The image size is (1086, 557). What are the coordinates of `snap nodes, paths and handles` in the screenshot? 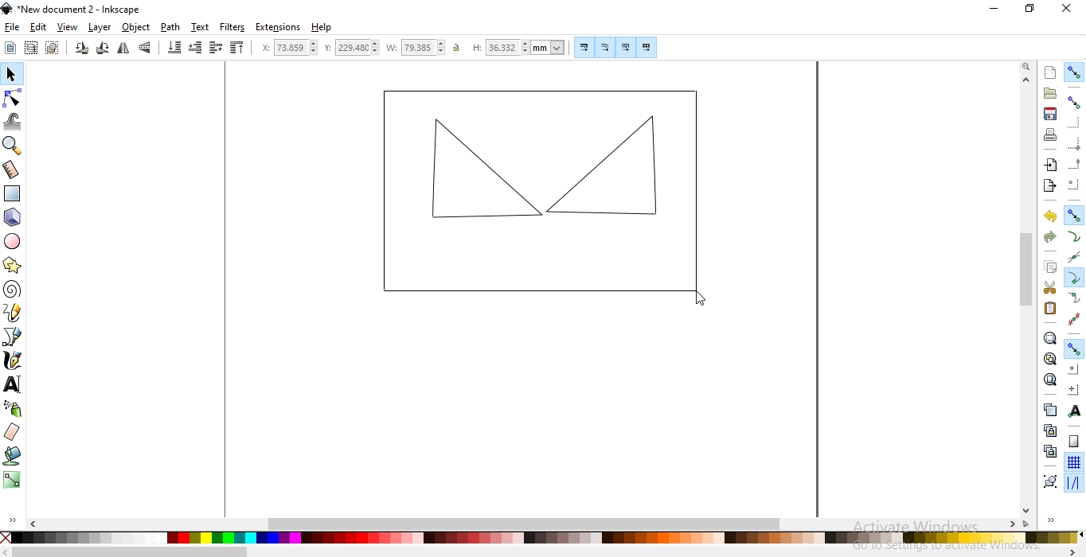 It's located at (1074, 216).